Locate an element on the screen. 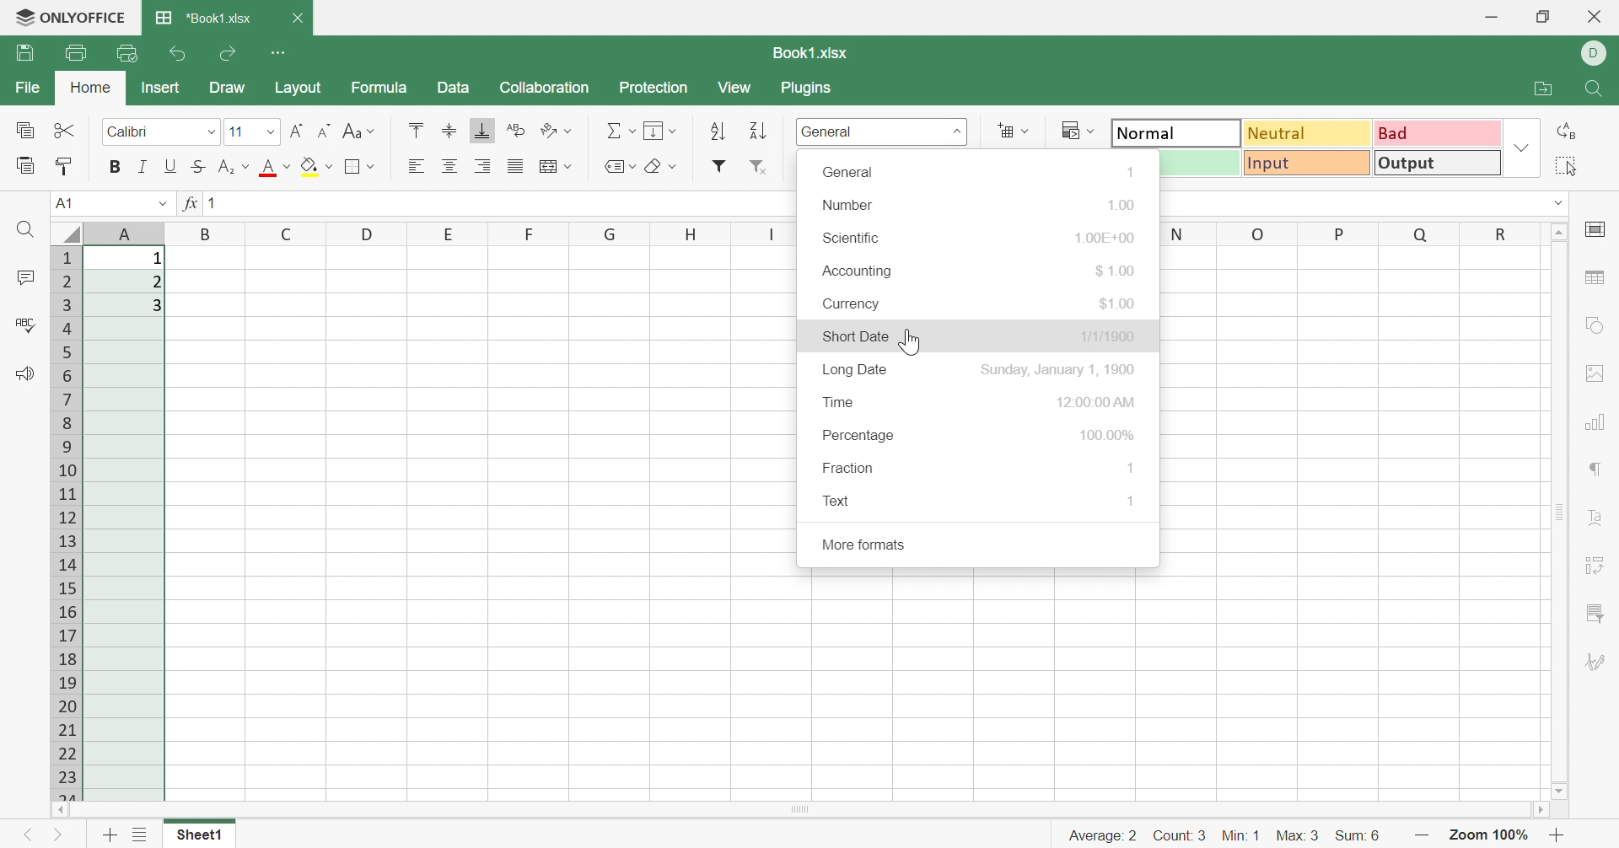 The height and width of the screenshot is (848, 1619). Increment font size is located at coordinates (297, 131).